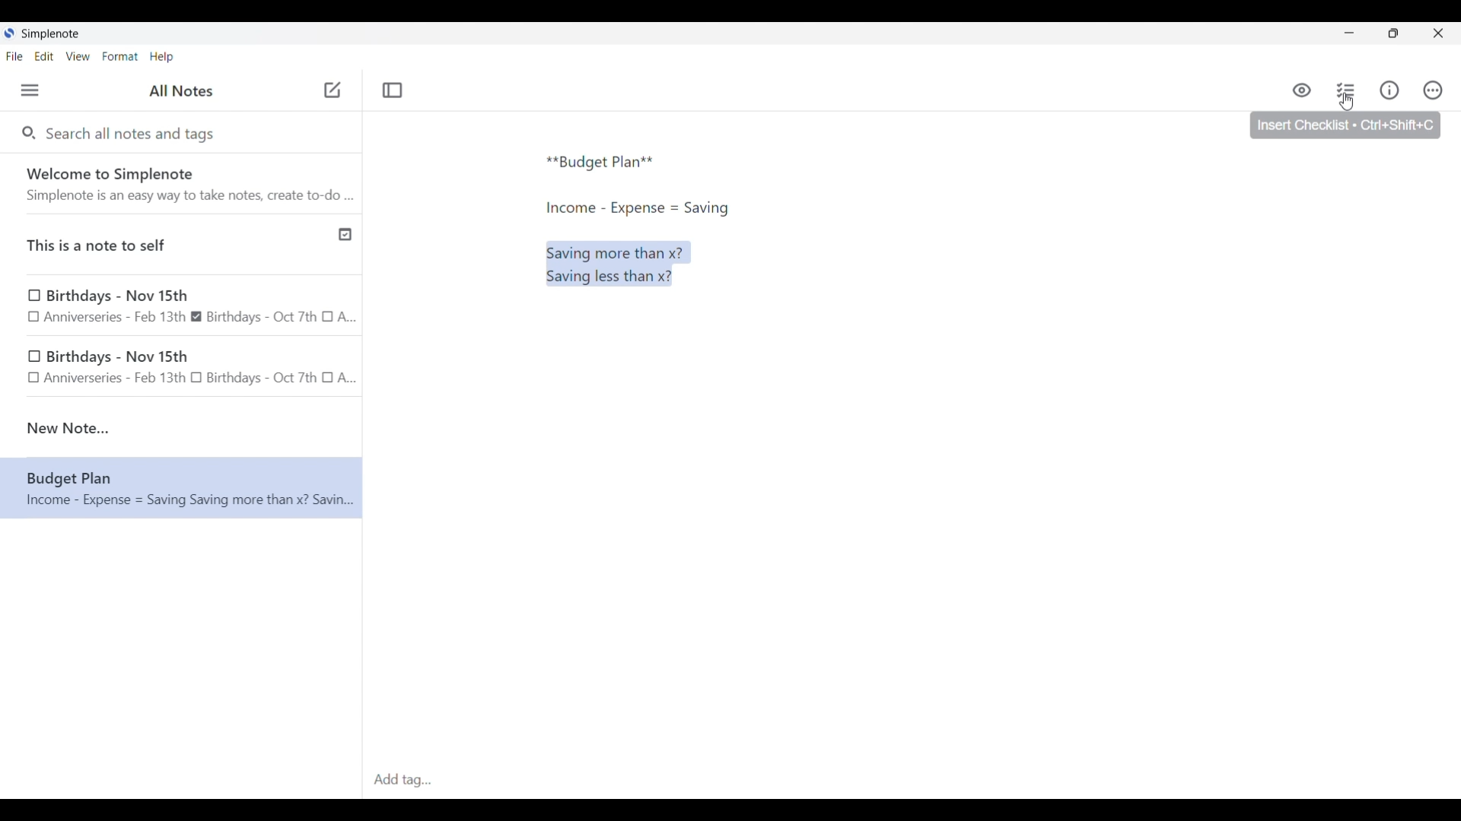 This screenshot has height=821, width=1461. I want to click on Minimize, so click(1349, 33).